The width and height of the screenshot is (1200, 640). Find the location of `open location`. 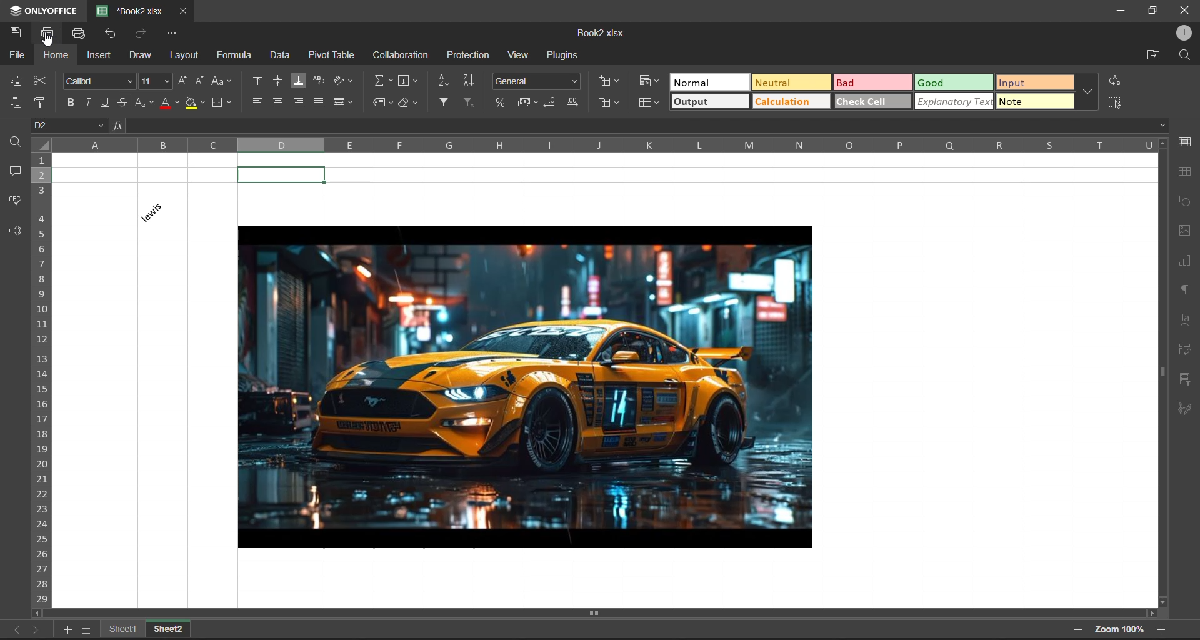

open location is located at coordinates (1154, 56).